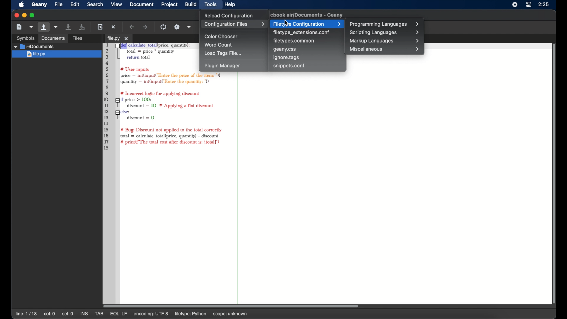 Image resolution: width=567 pixels, height=319 pixels. I want to click on geany, so click(39, 5).